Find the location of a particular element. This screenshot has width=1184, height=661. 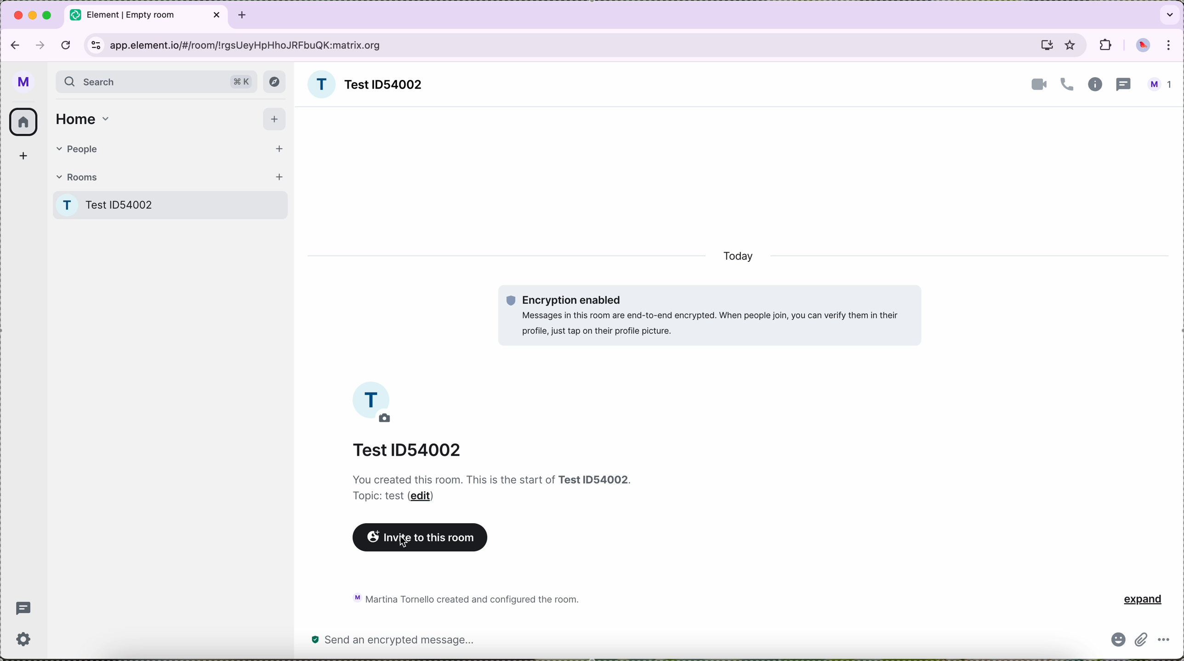

minimize is located at coordinates (34, 15).